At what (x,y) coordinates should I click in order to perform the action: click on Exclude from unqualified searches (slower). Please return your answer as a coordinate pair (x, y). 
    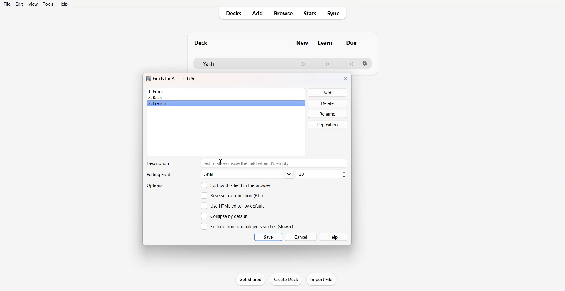
    Looking at the image, I should click on (247, 226).